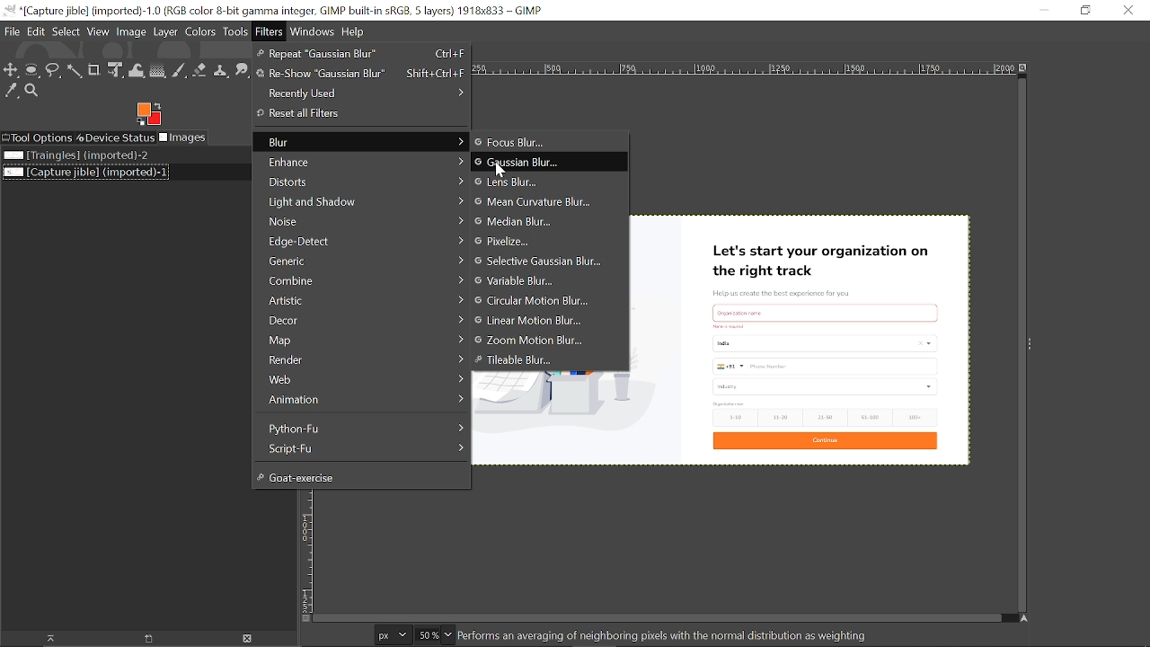 The width and height of the screenshot is (1150, 647). What do you see at coordinates (358, 476) in the screenshot?
I see `Goat-excercise` at bounding box center [358, 476].